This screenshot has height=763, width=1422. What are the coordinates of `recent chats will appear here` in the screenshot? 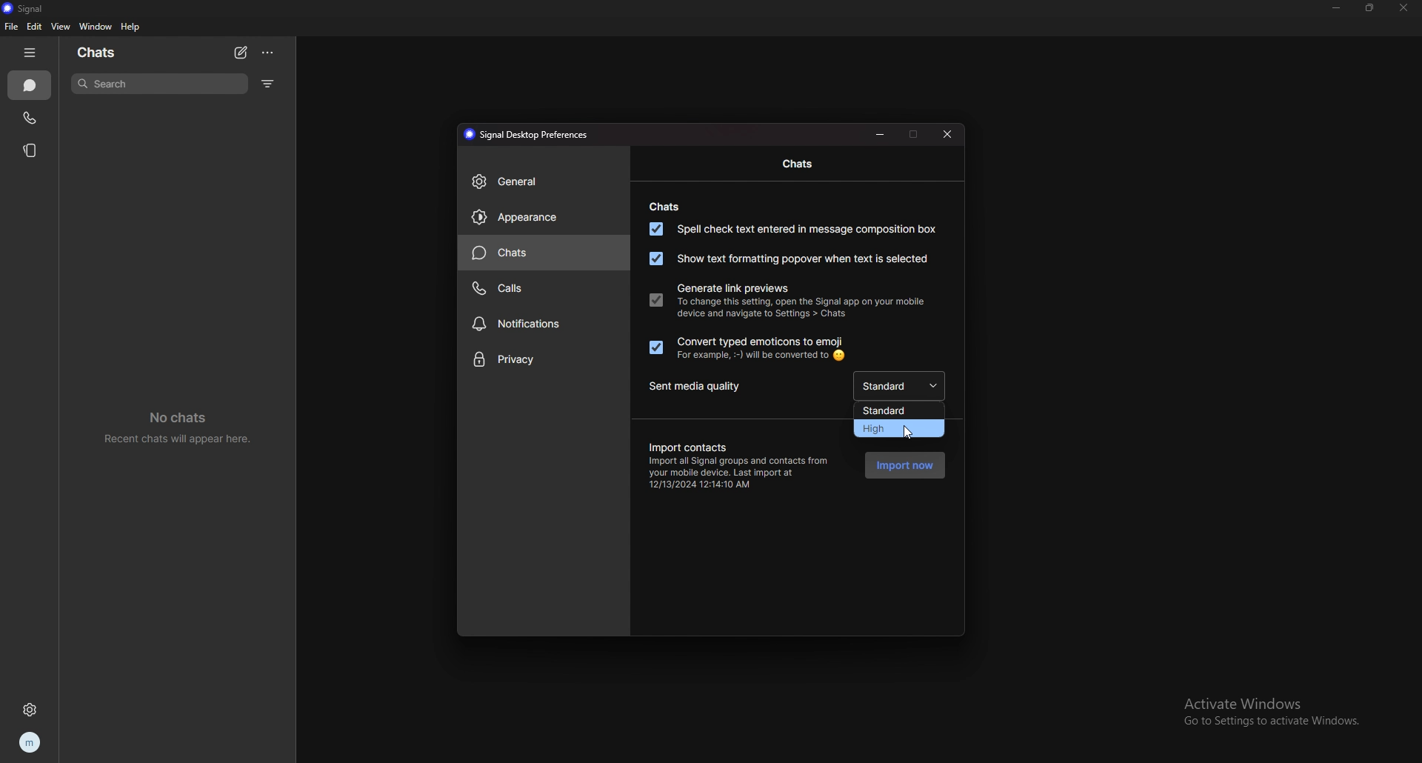 It's located at (180, 425).